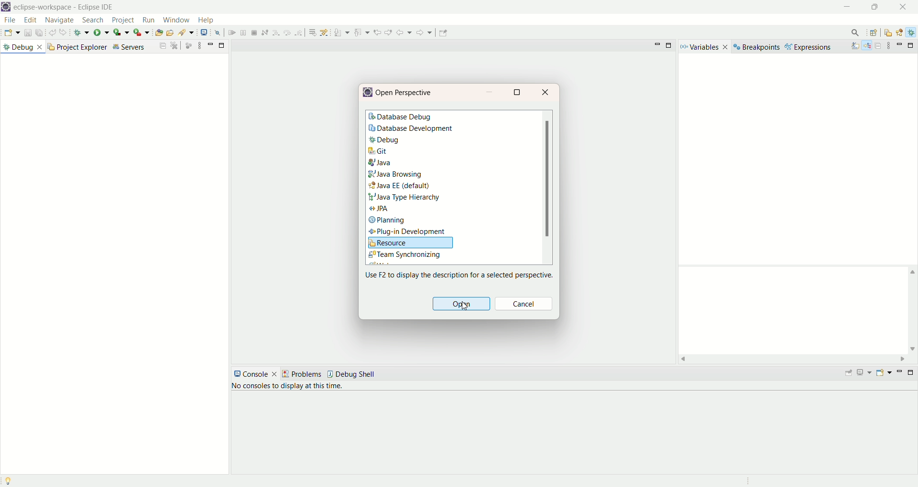  What do you see at coordinates (401, 185) in the screenshot?
I see `Java EE` at bounding box center [401, 185].